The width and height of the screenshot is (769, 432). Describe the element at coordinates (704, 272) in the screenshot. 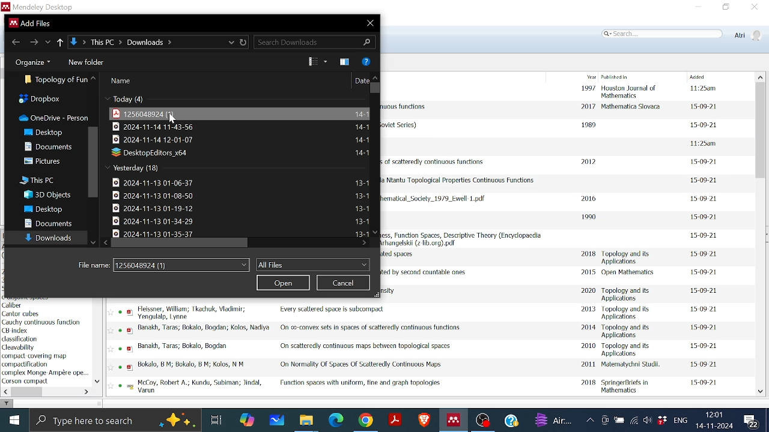

I see `date` at that location.